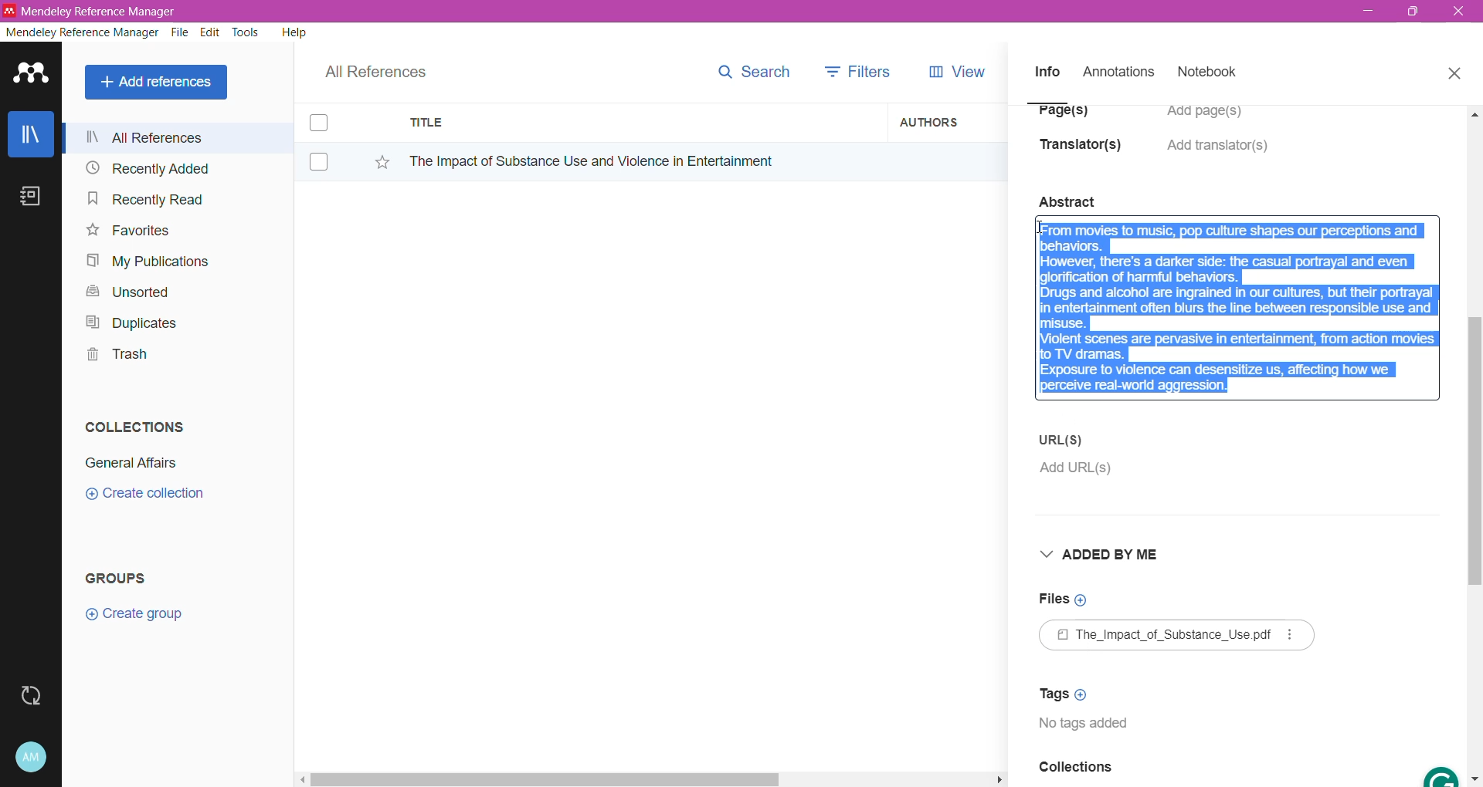 The width and height of the screenshot is (1483, 787). What do you see at coordinates (159, 82) in the screenshot?
I see `Add References` at bounding box center [159, 82].